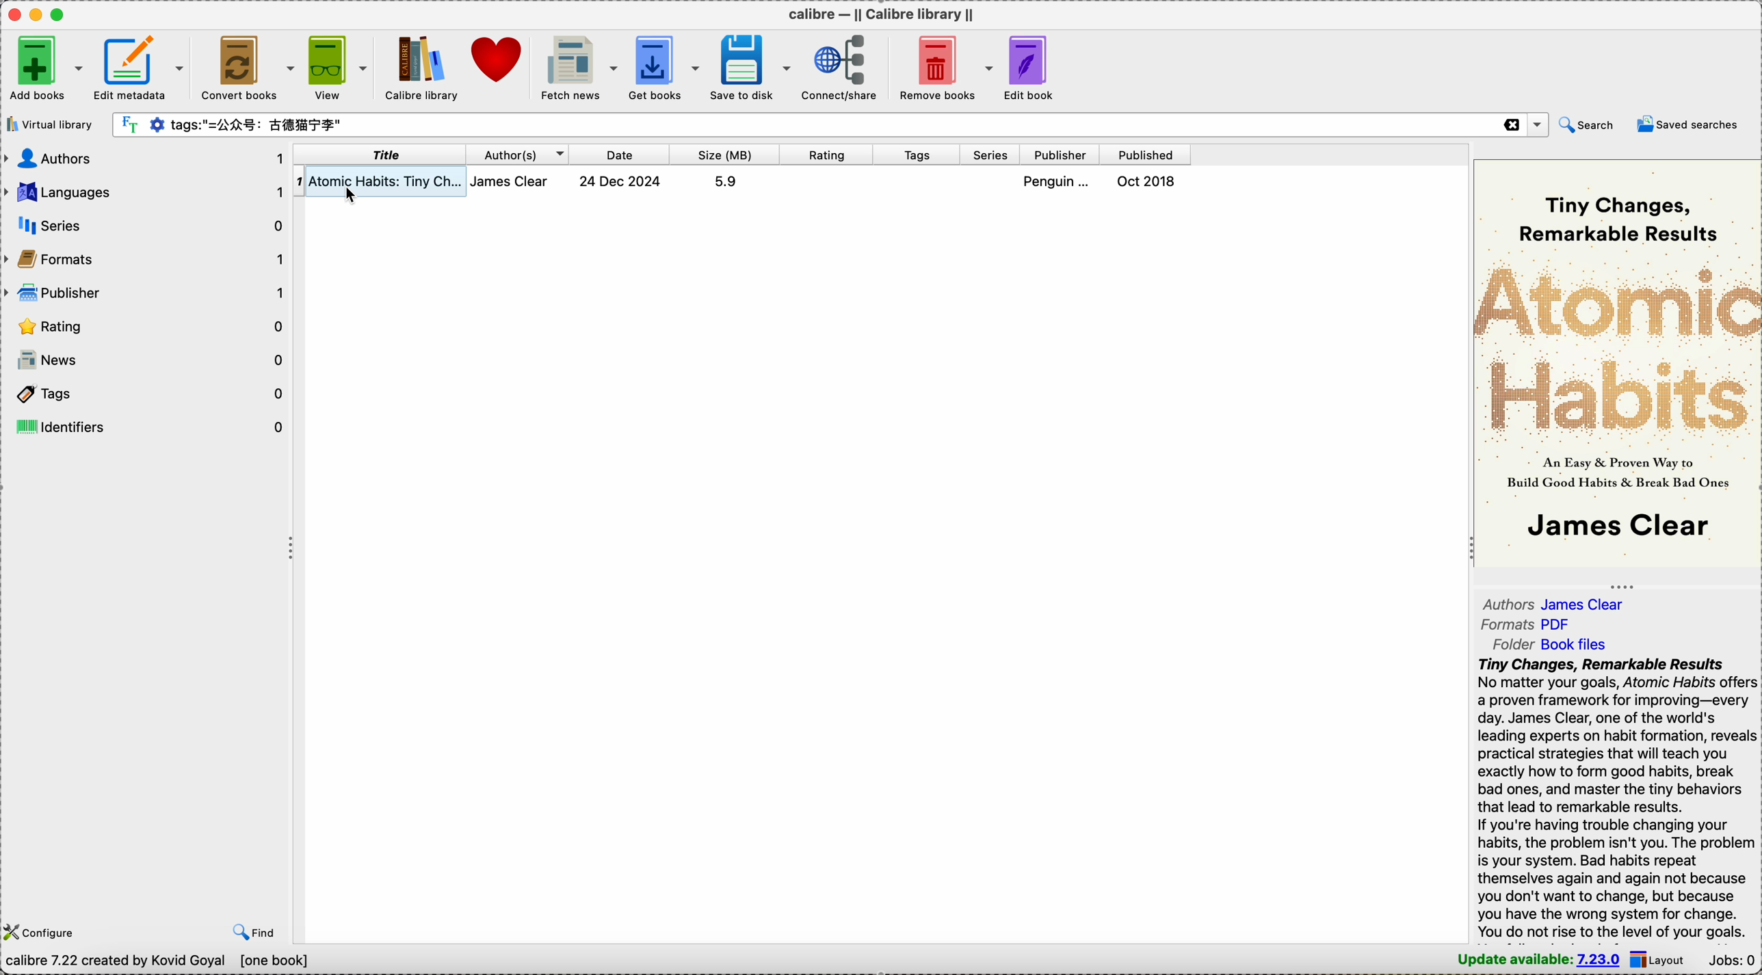 This screenshot has height=975, width=1762. I want to click on minimize Calibre, so click(34, 14).